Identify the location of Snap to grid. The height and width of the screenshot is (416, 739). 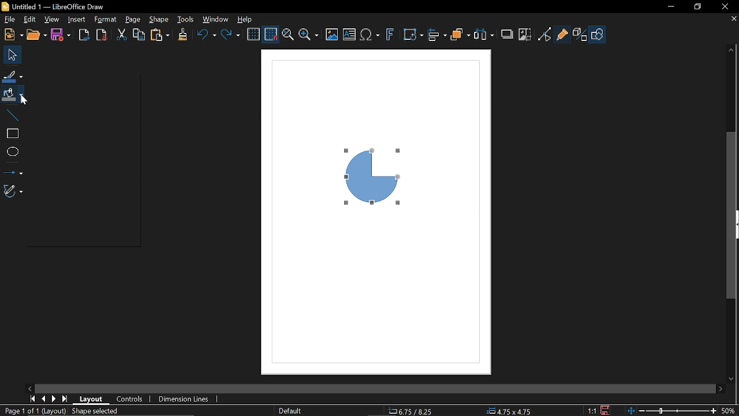
(271, 35).